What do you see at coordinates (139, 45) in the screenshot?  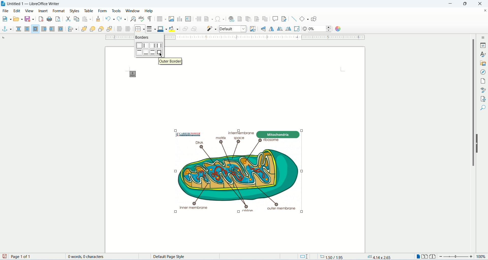 I see `no border` at bounding box center [139, 45].